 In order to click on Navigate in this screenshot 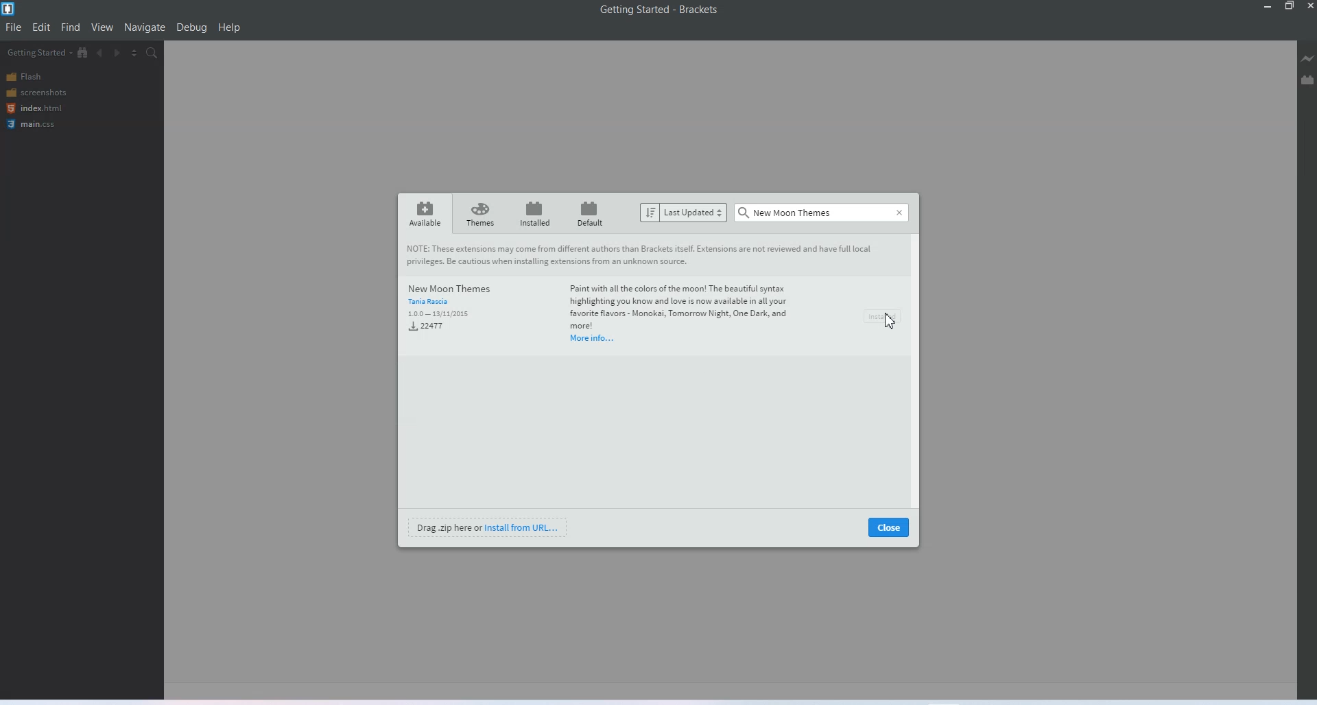, I will do `click(145, 28)`.